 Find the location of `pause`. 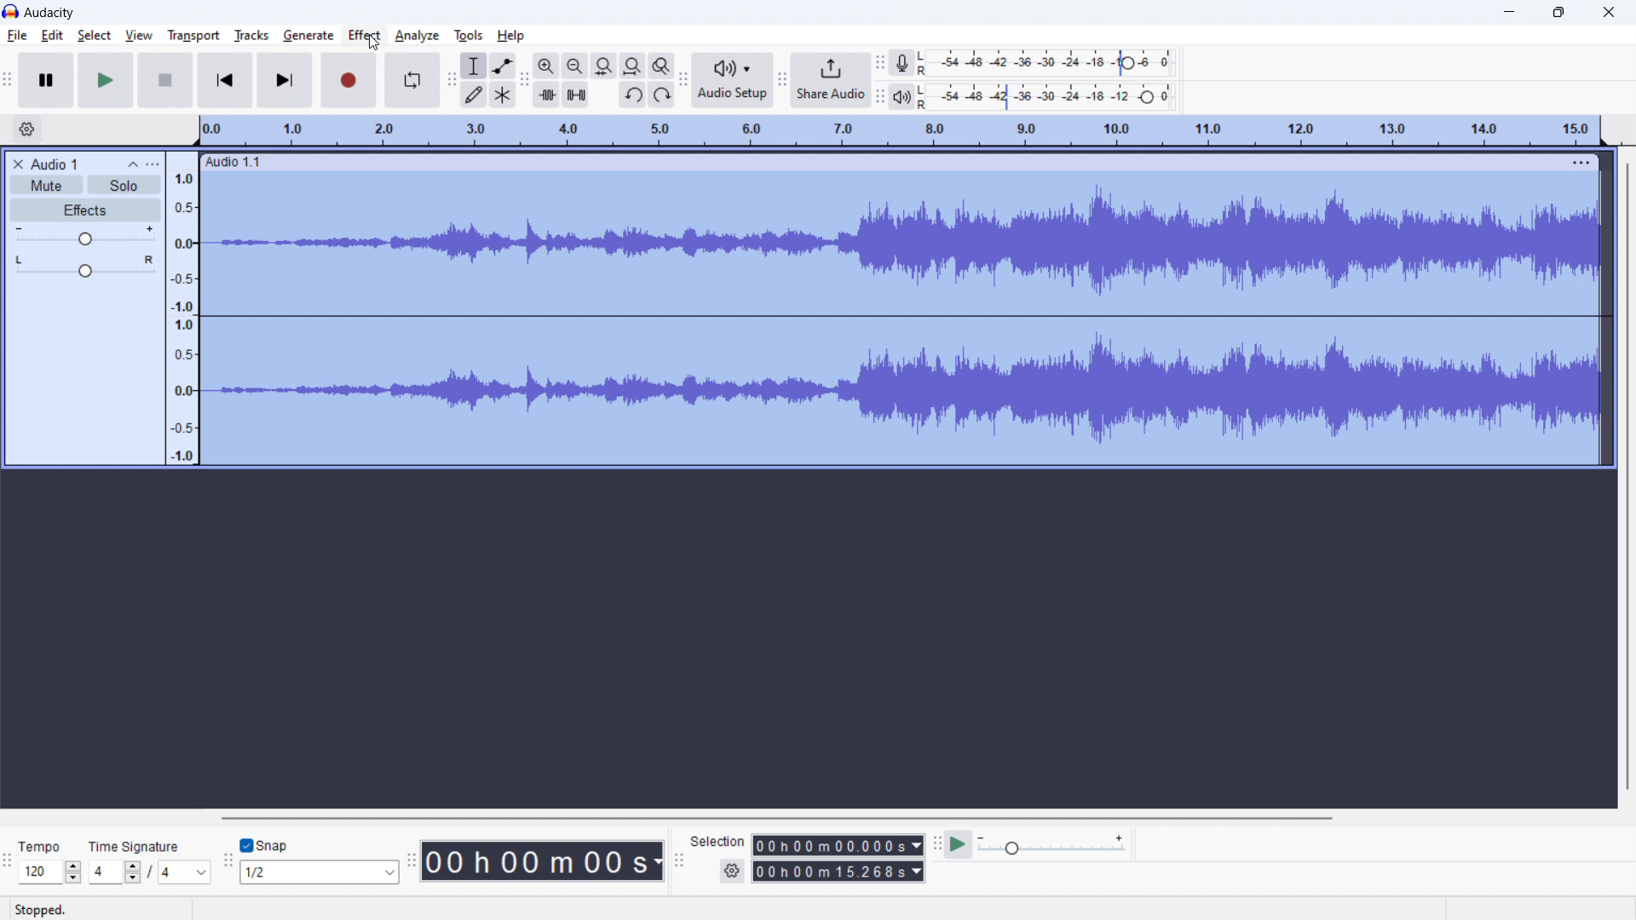

pause is located at coordinates (46, 80).